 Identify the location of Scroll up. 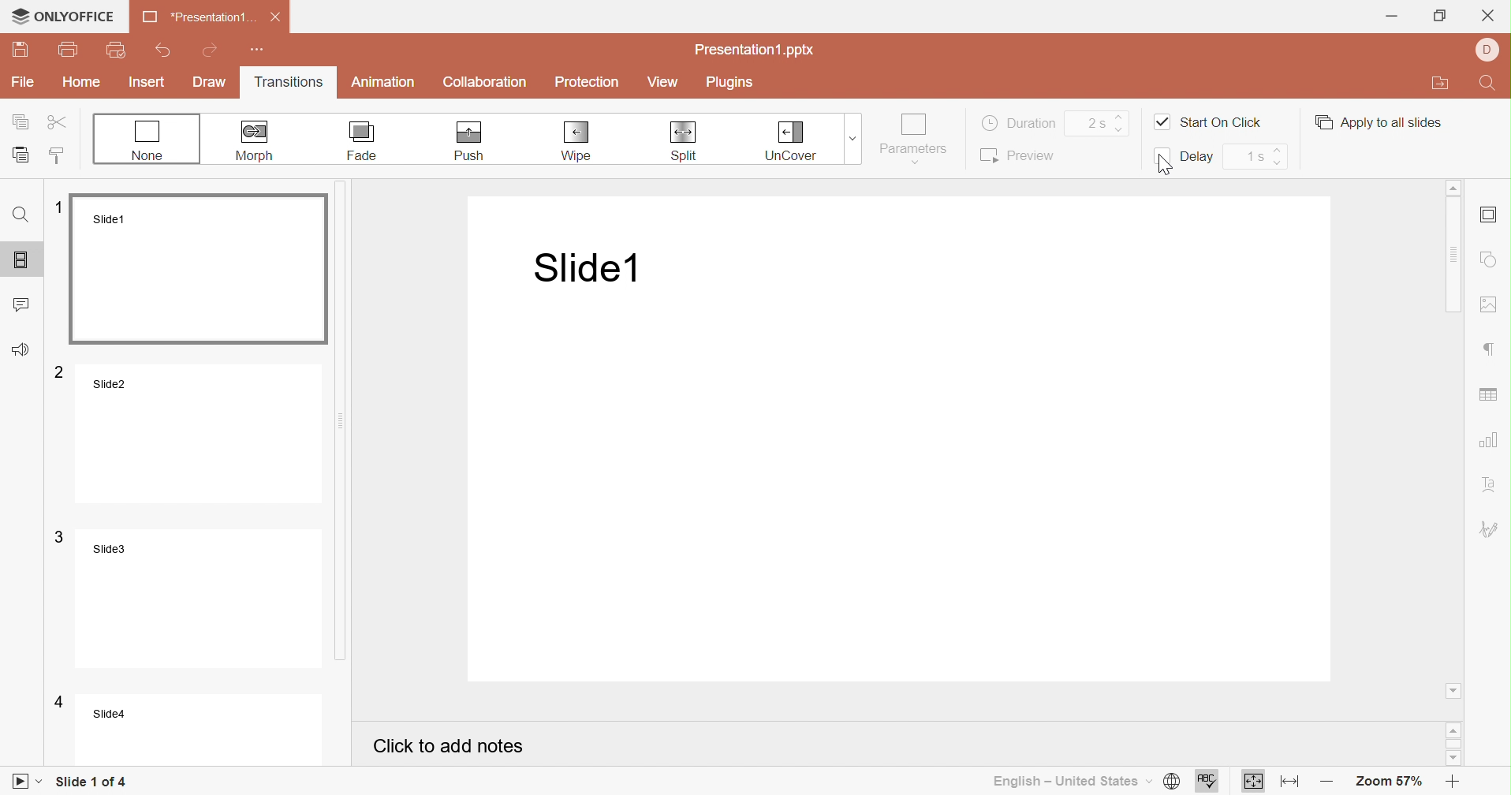
(1453, 733).